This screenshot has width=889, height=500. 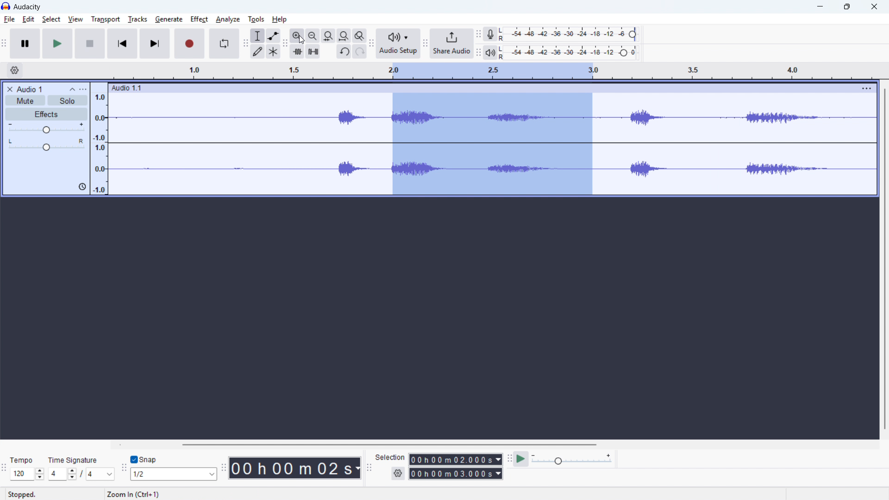 What do you see at coordinates (28, 19) in the screenshot?
I see `Edit` at bounding box center [28, 19].